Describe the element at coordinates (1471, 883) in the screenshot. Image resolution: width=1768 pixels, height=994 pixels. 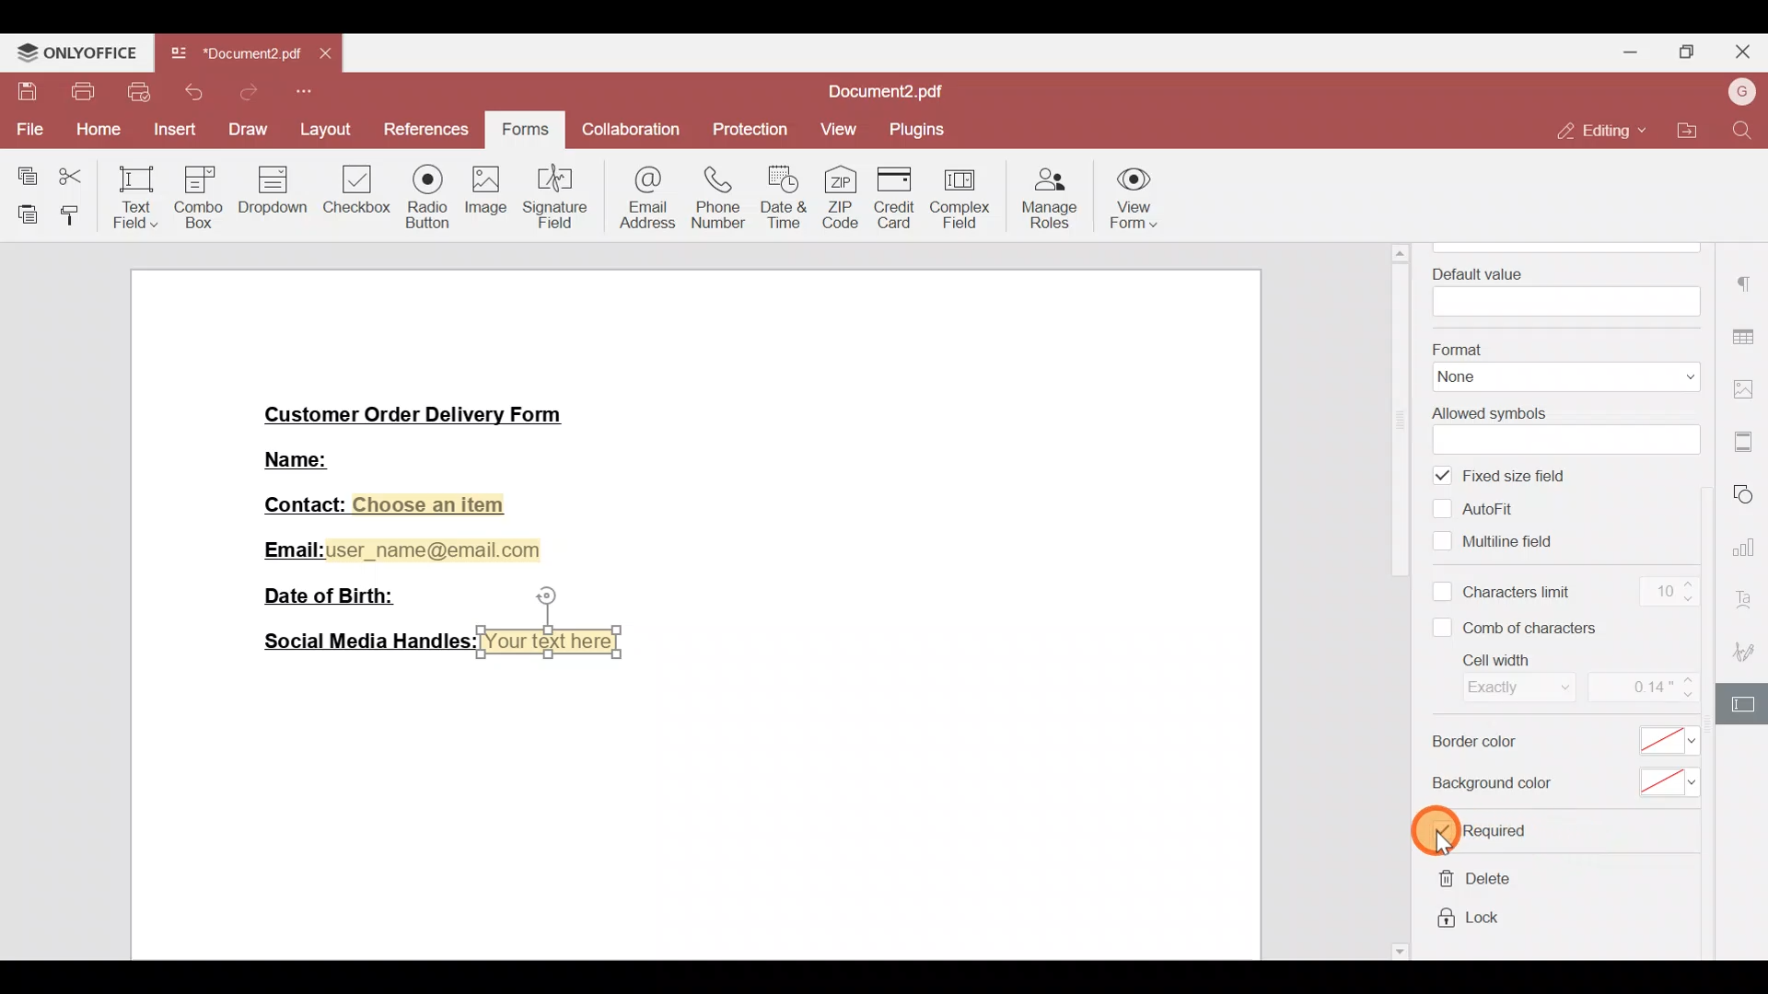
I see `Delete` at that location.